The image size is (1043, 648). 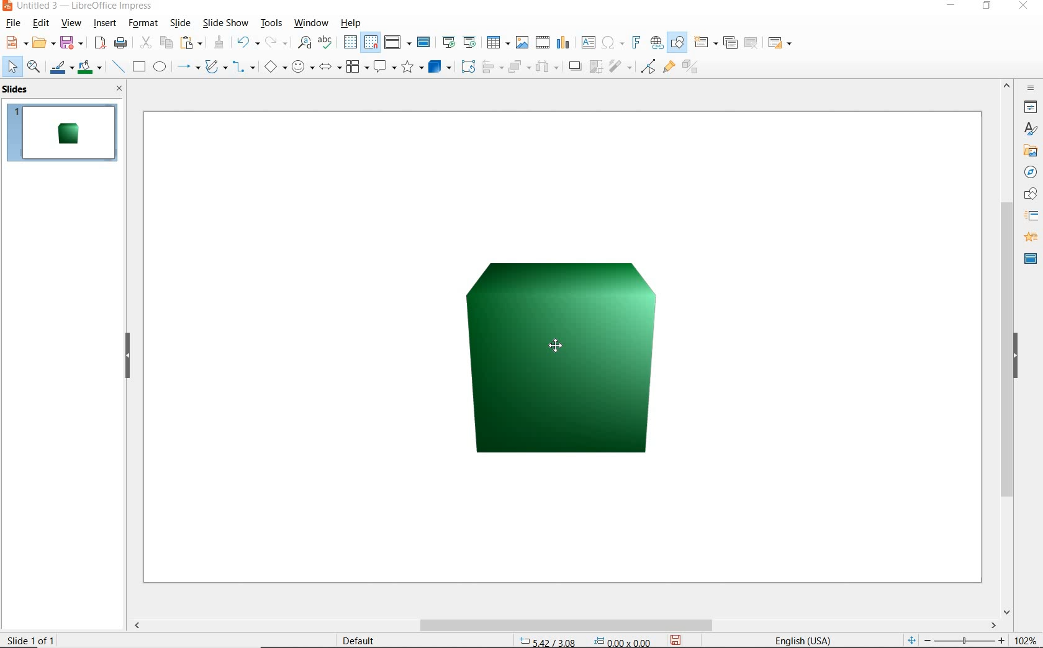 I want to click on CLOSE, so click(x=1025, y=7).